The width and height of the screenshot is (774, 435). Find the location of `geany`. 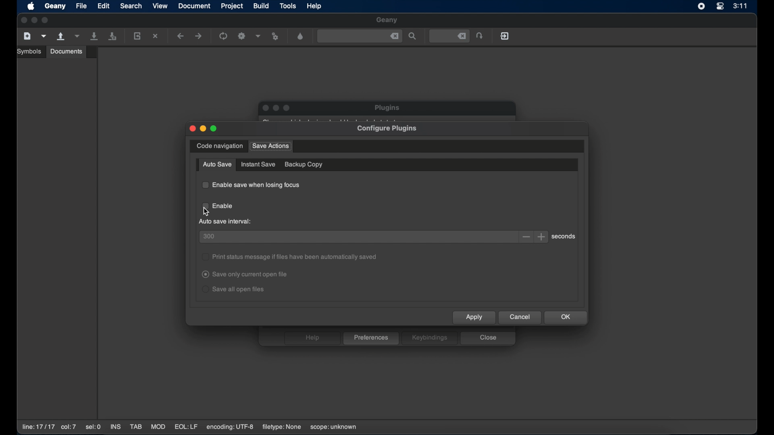

geany is located at coordinates (55, 6).